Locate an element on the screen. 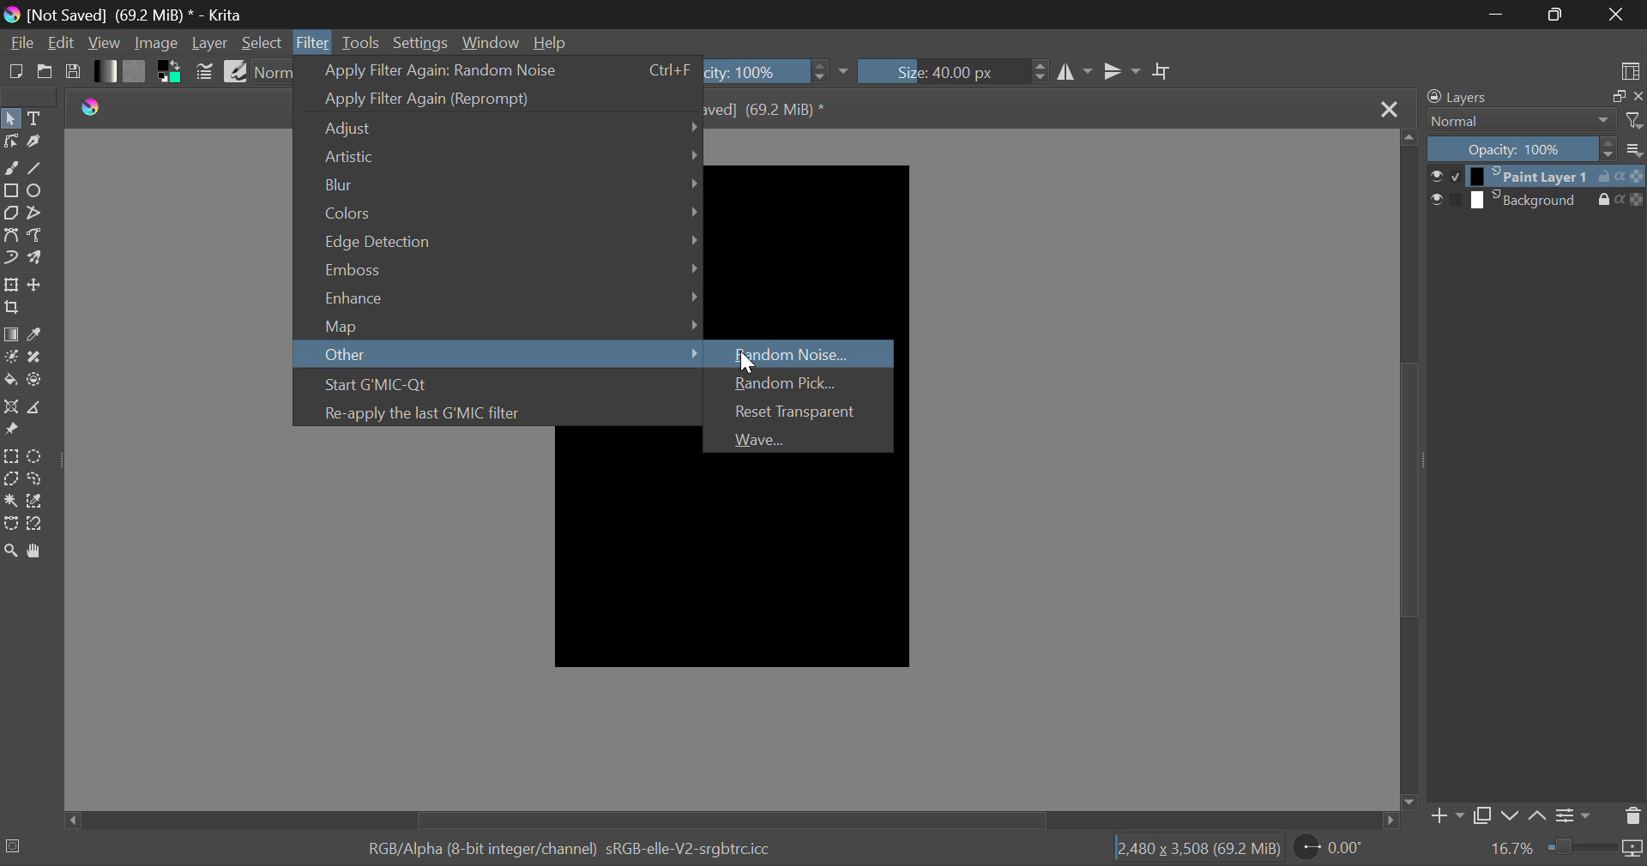 This screenshot has width=1647, height=866. Horizontal Mirror Flip is located at coordinates (1123, 70).